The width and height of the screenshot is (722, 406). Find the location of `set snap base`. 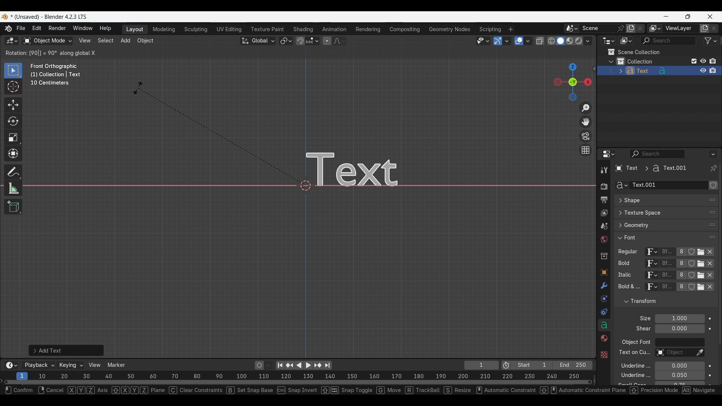

set snap base is located at coordinates (250, 391).